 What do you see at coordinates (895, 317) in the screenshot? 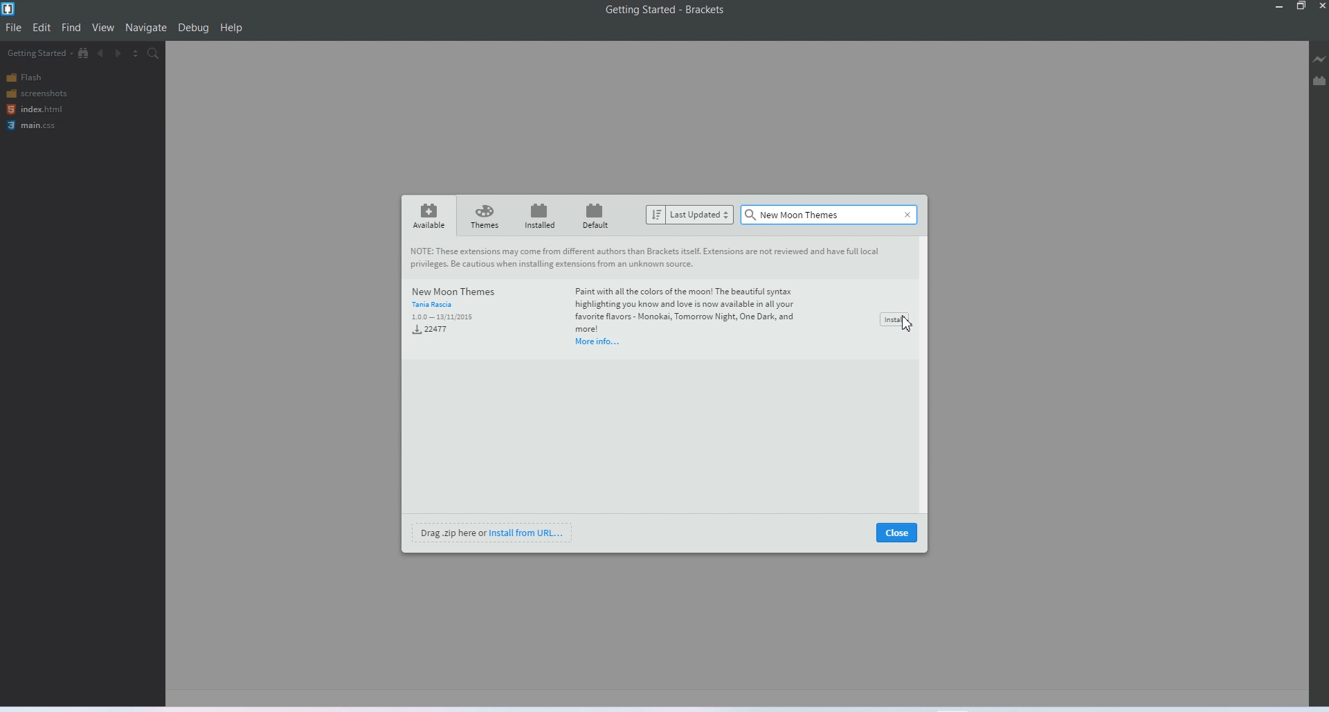
I see `Install` at bounding box center [895, 317].